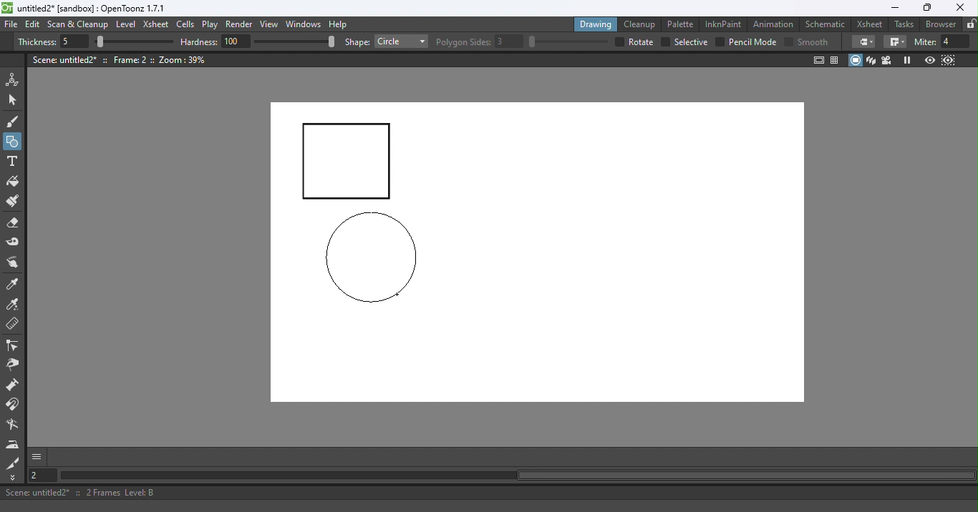 The height and width of the screenshot is (512, 978). I want to click on Magnet tool, so click(14, 386).